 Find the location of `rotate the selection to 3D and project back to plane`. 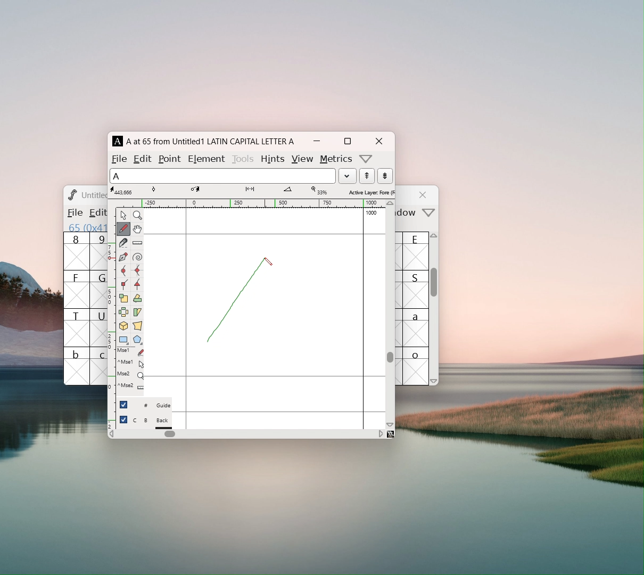

rotate the selection to 3D and project back to plane is located at coordinates (123, 327).